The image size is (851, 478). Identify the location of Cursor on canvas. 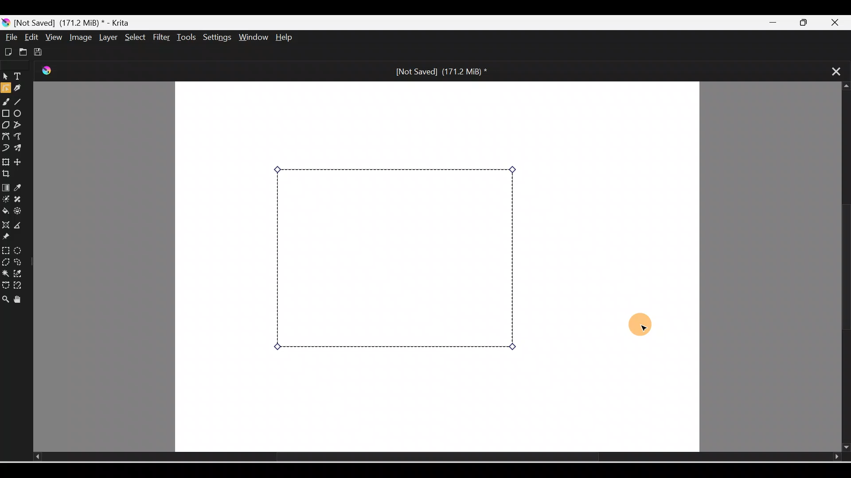
(638, 326).